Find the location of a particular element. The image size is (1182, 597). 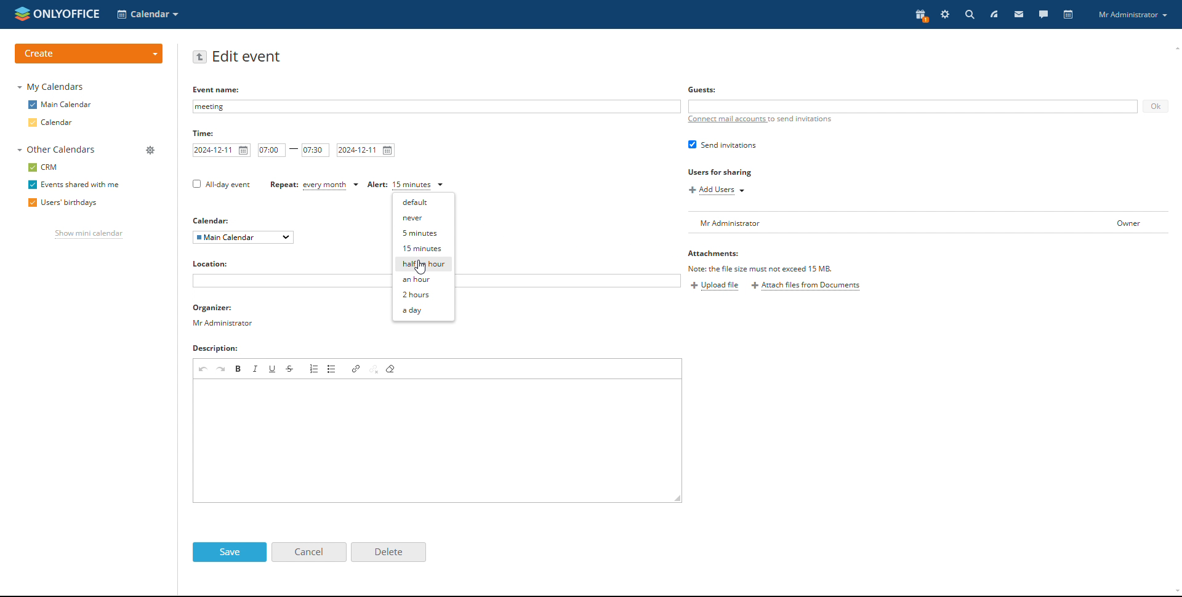

connect mail accounts is located at coordinates (760, 123).